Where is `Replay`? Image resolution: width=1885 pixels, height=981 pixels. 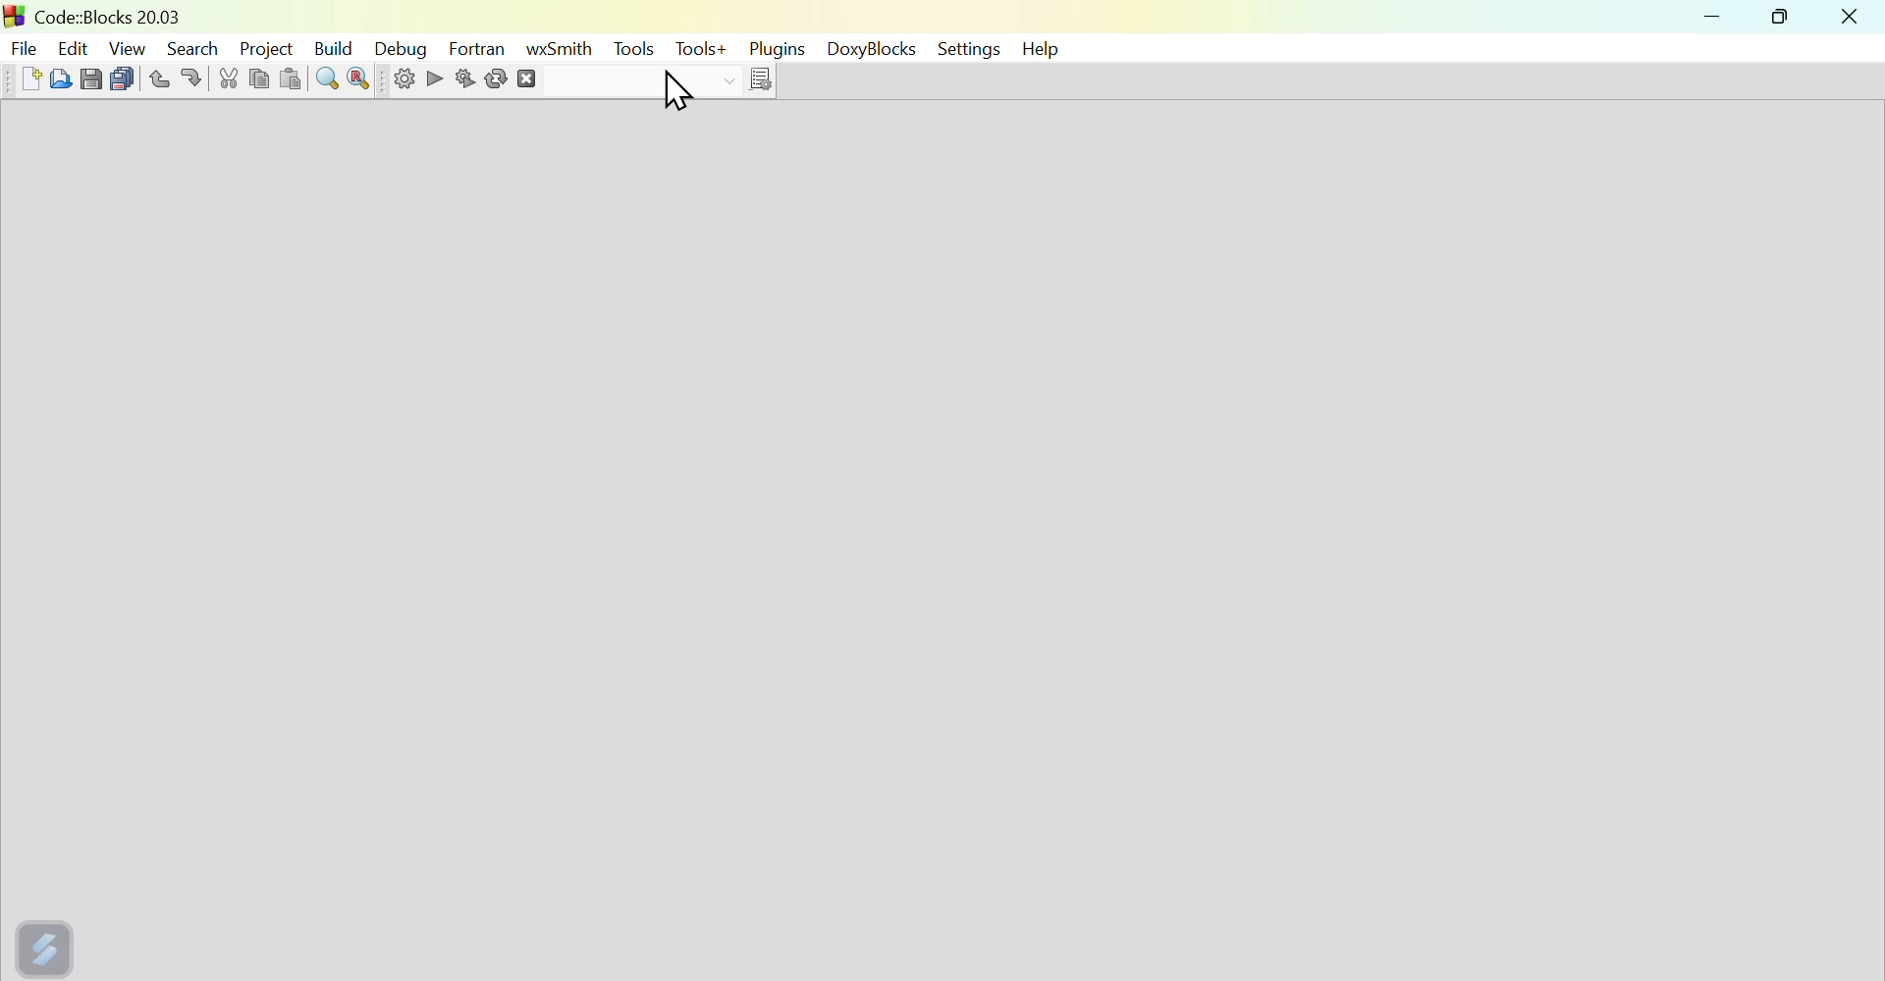 Replay is located at coordinates (496, 80).